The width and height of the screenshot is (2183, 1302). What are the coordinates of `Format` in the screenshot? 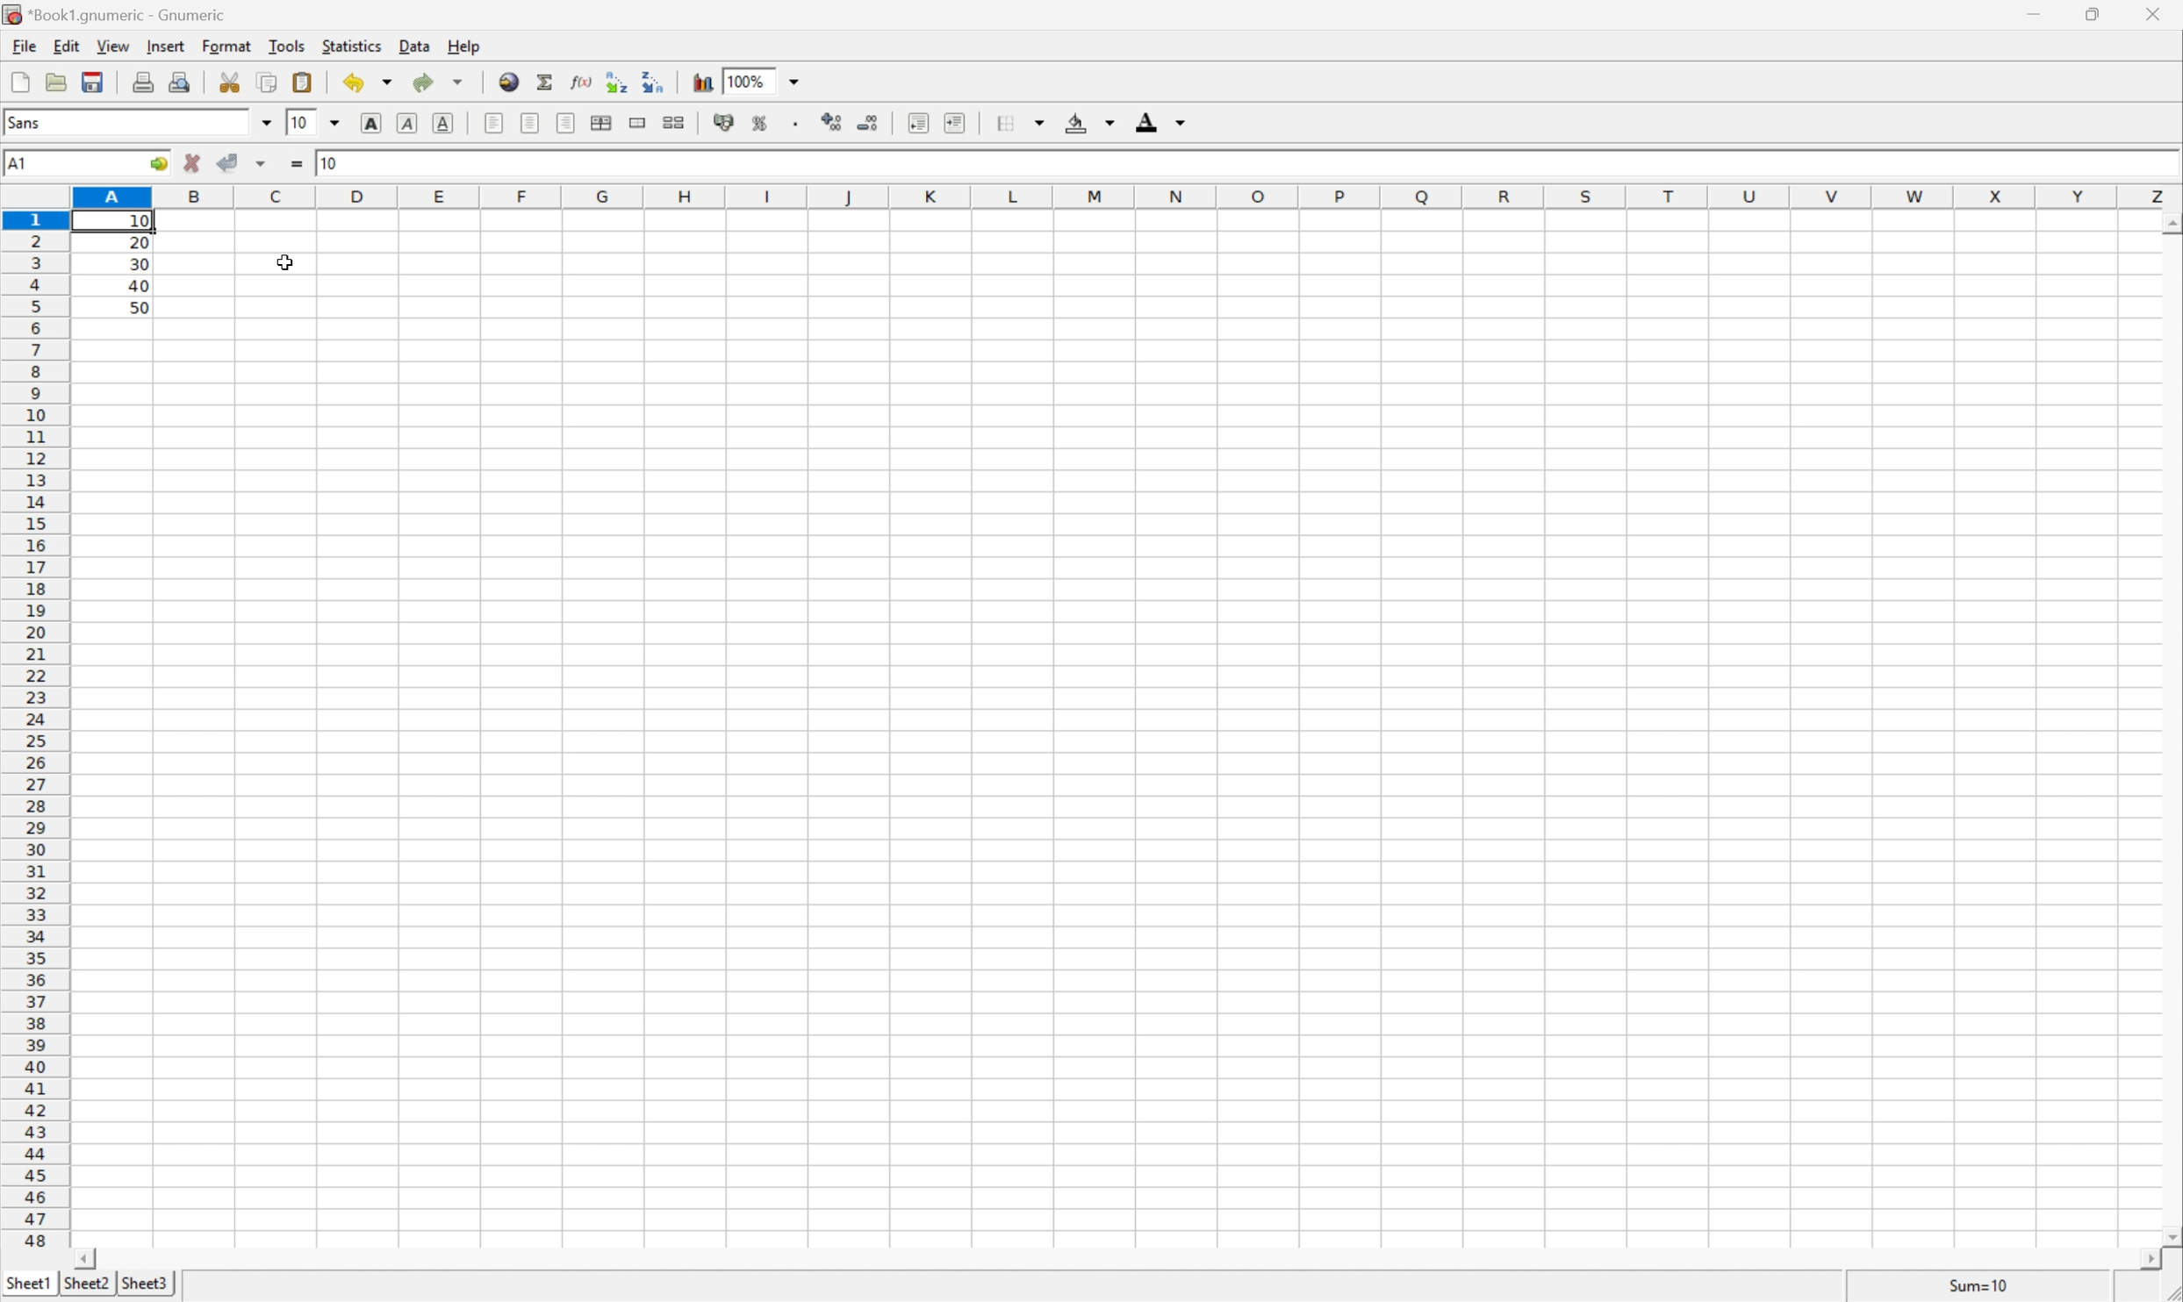 It's located at (226, 45).